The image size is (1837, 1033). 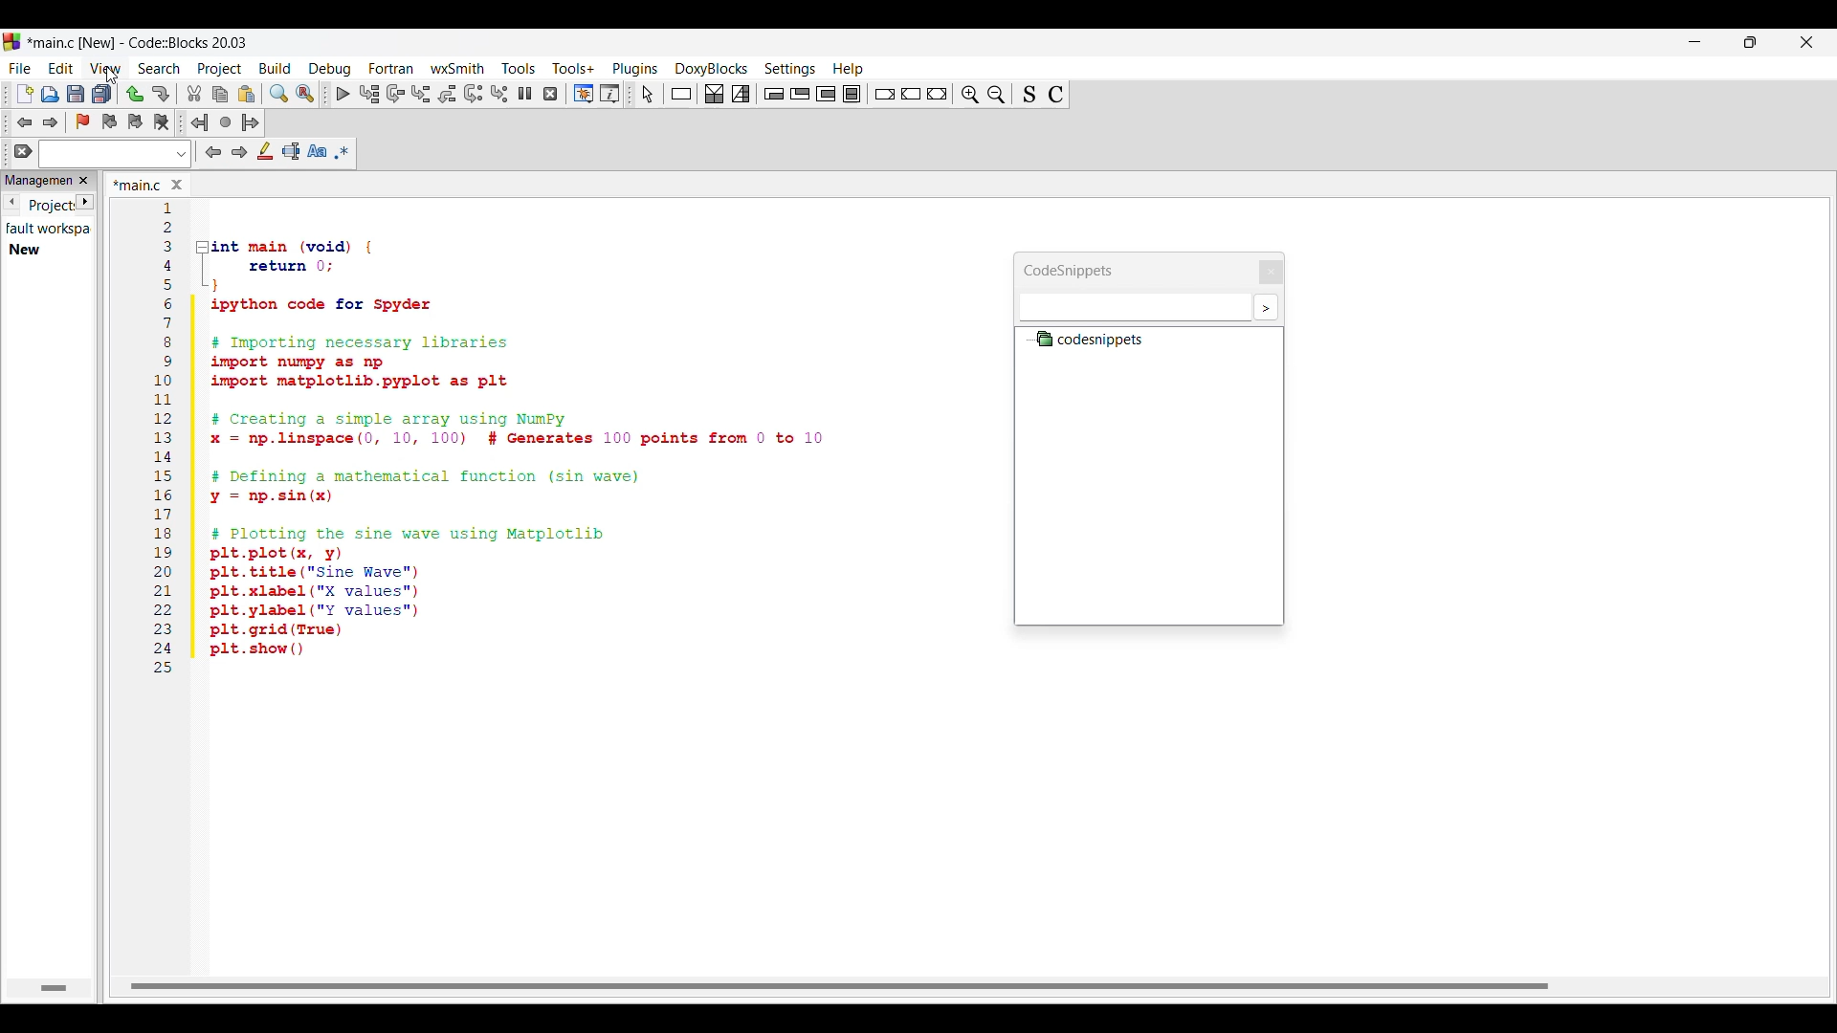 What do you see at coordinates (1029, 94) in the screenshot?
I see `Toggle source` at bounding box center [1029, 94].